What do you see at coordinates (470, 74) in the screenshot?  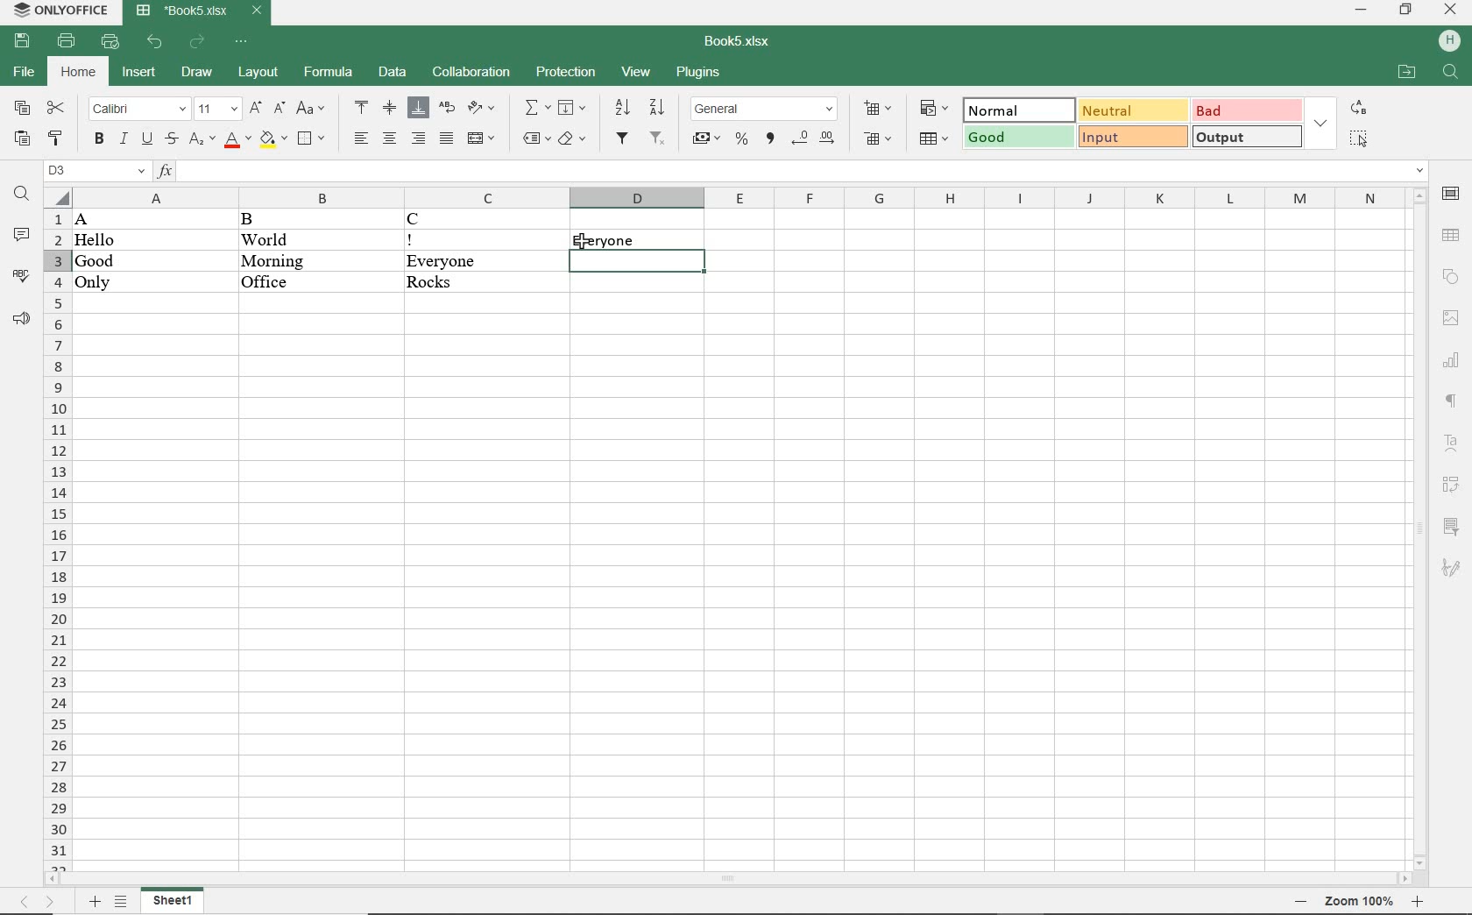 I see `collaboration` at bounding box center [470, 74].